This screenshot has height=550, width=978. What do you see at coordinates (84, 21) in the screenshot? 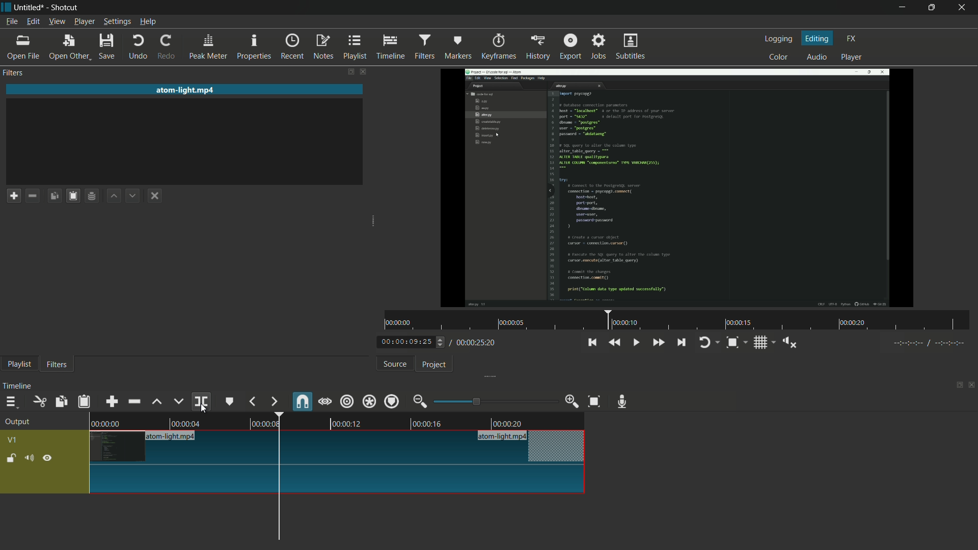
I see `player menu` at bounding box center [84, 21].